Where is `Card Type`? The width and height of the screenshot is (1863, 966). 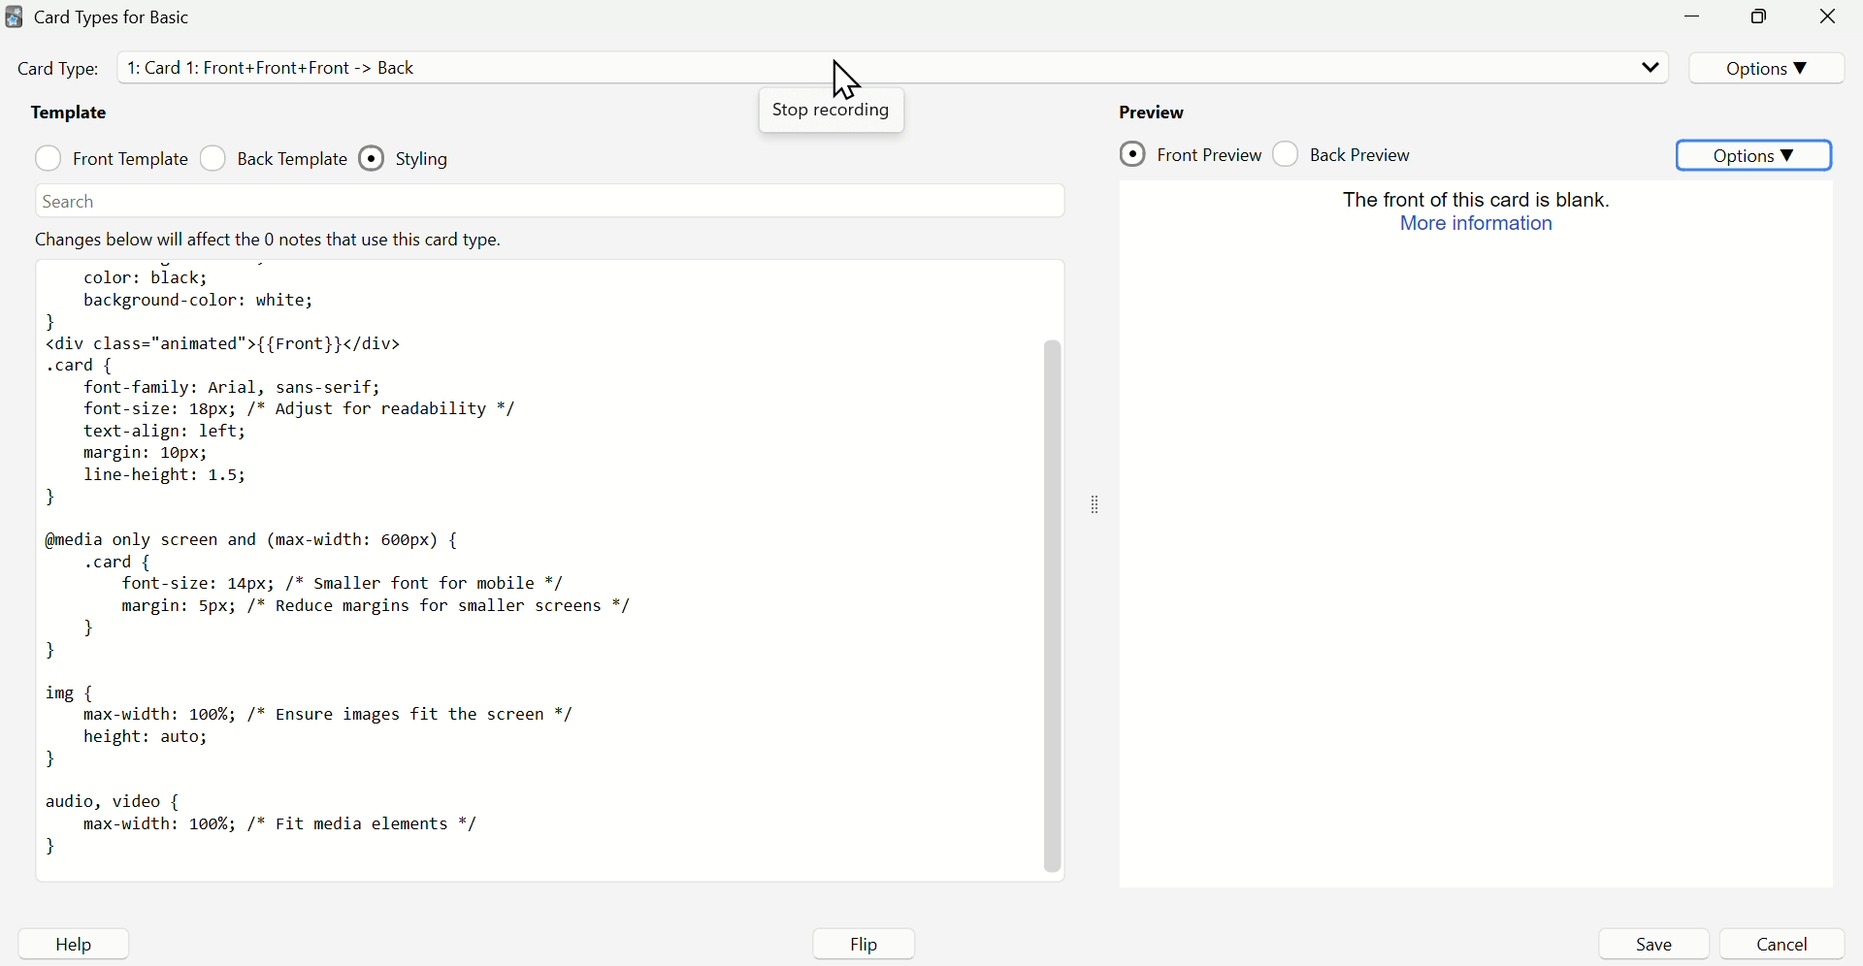
Card Type is located at coordinates (121, 18).